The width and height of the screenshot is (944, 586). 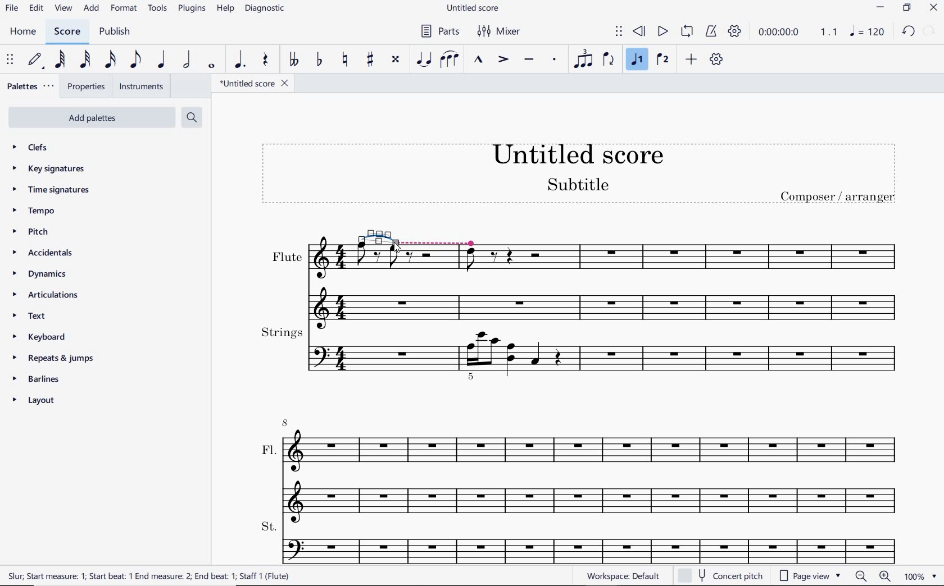 What do you see at coordinates (110, 60) in the screenshot?
I see `16TH NOTE` at bounding box center [110, 60].